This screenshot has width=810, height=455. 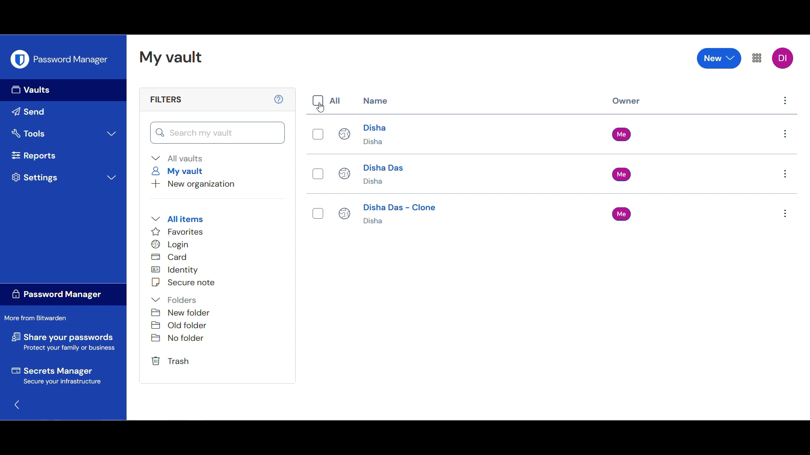 I want to click on Collapse all items, so click(x=177, y=219).